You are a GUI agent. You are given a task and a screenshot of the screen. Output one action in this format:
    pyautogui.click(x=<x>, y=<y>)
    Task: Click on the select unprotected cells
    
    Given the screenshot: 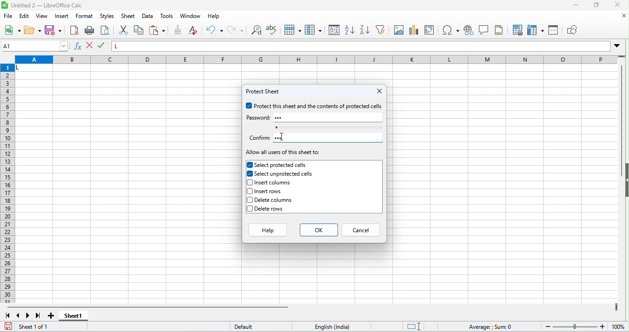 What is the action you would take?
    pyautogui.click(x=281, y=174)
    